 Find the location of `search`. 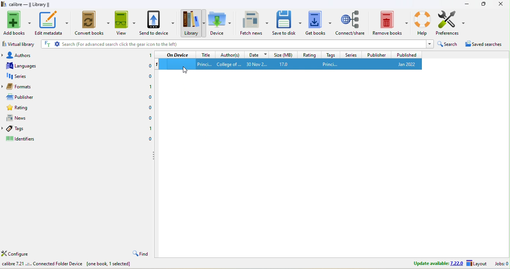

search is located at coordinates (448, 45).